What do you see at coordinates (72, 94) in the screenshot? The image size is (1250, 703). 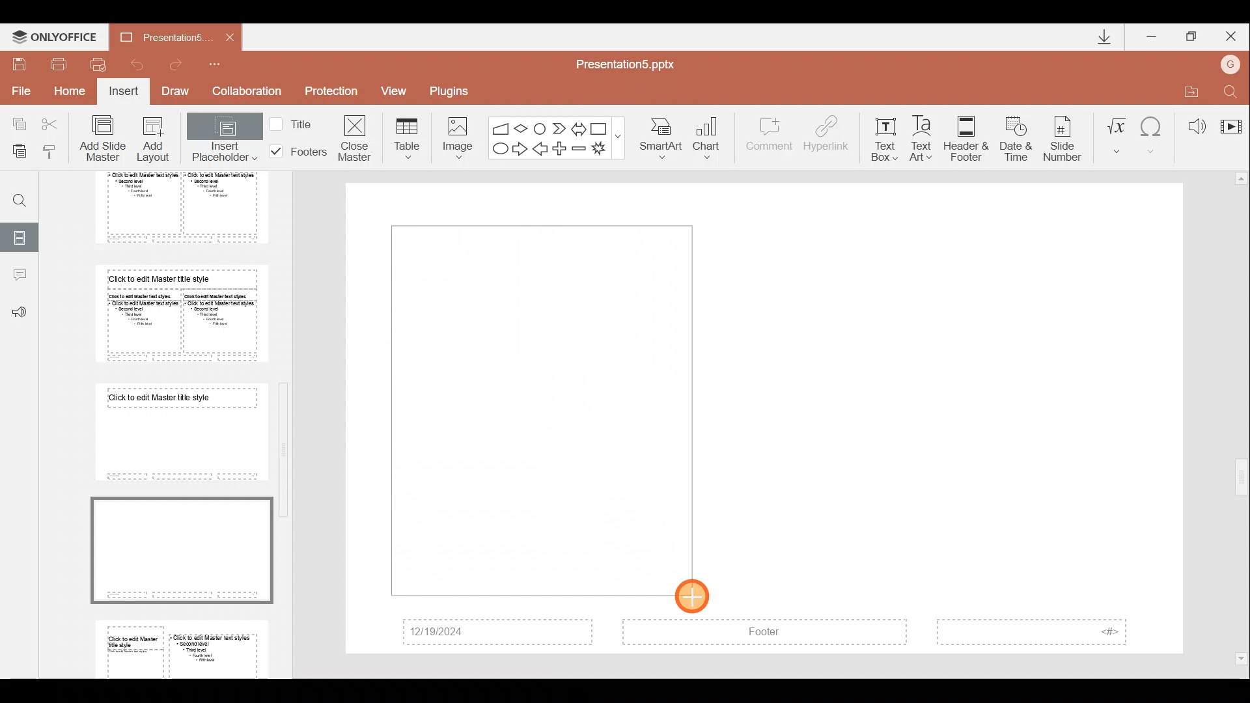 I see `Home` at bounding box center [72, 94].